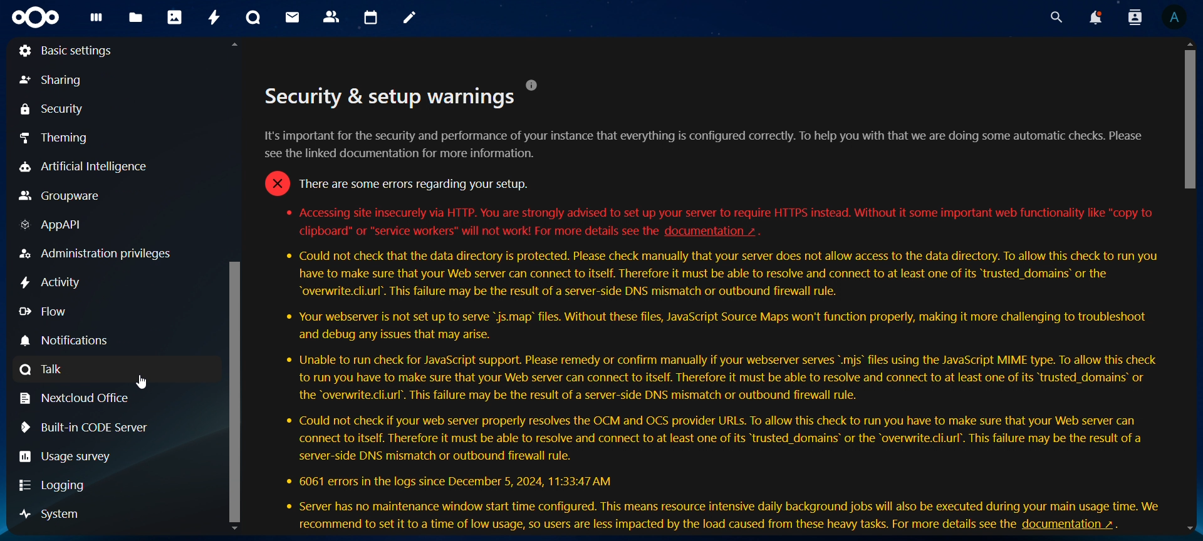 The image size is (1203, 541). I want to click on logging, so click(56, 486).